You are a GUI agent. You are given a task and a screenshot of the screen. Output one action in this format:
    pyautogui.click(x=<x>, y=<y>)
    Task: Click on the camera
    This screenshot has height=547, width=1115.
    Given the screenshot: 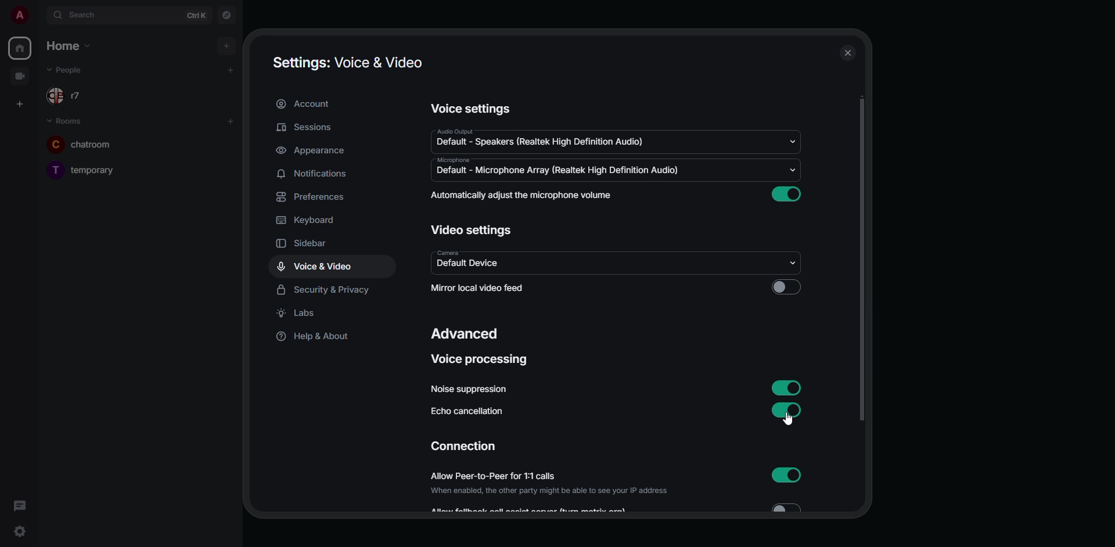 What is the action you would take?
    pyautogui.click(x=449, y=251)
    